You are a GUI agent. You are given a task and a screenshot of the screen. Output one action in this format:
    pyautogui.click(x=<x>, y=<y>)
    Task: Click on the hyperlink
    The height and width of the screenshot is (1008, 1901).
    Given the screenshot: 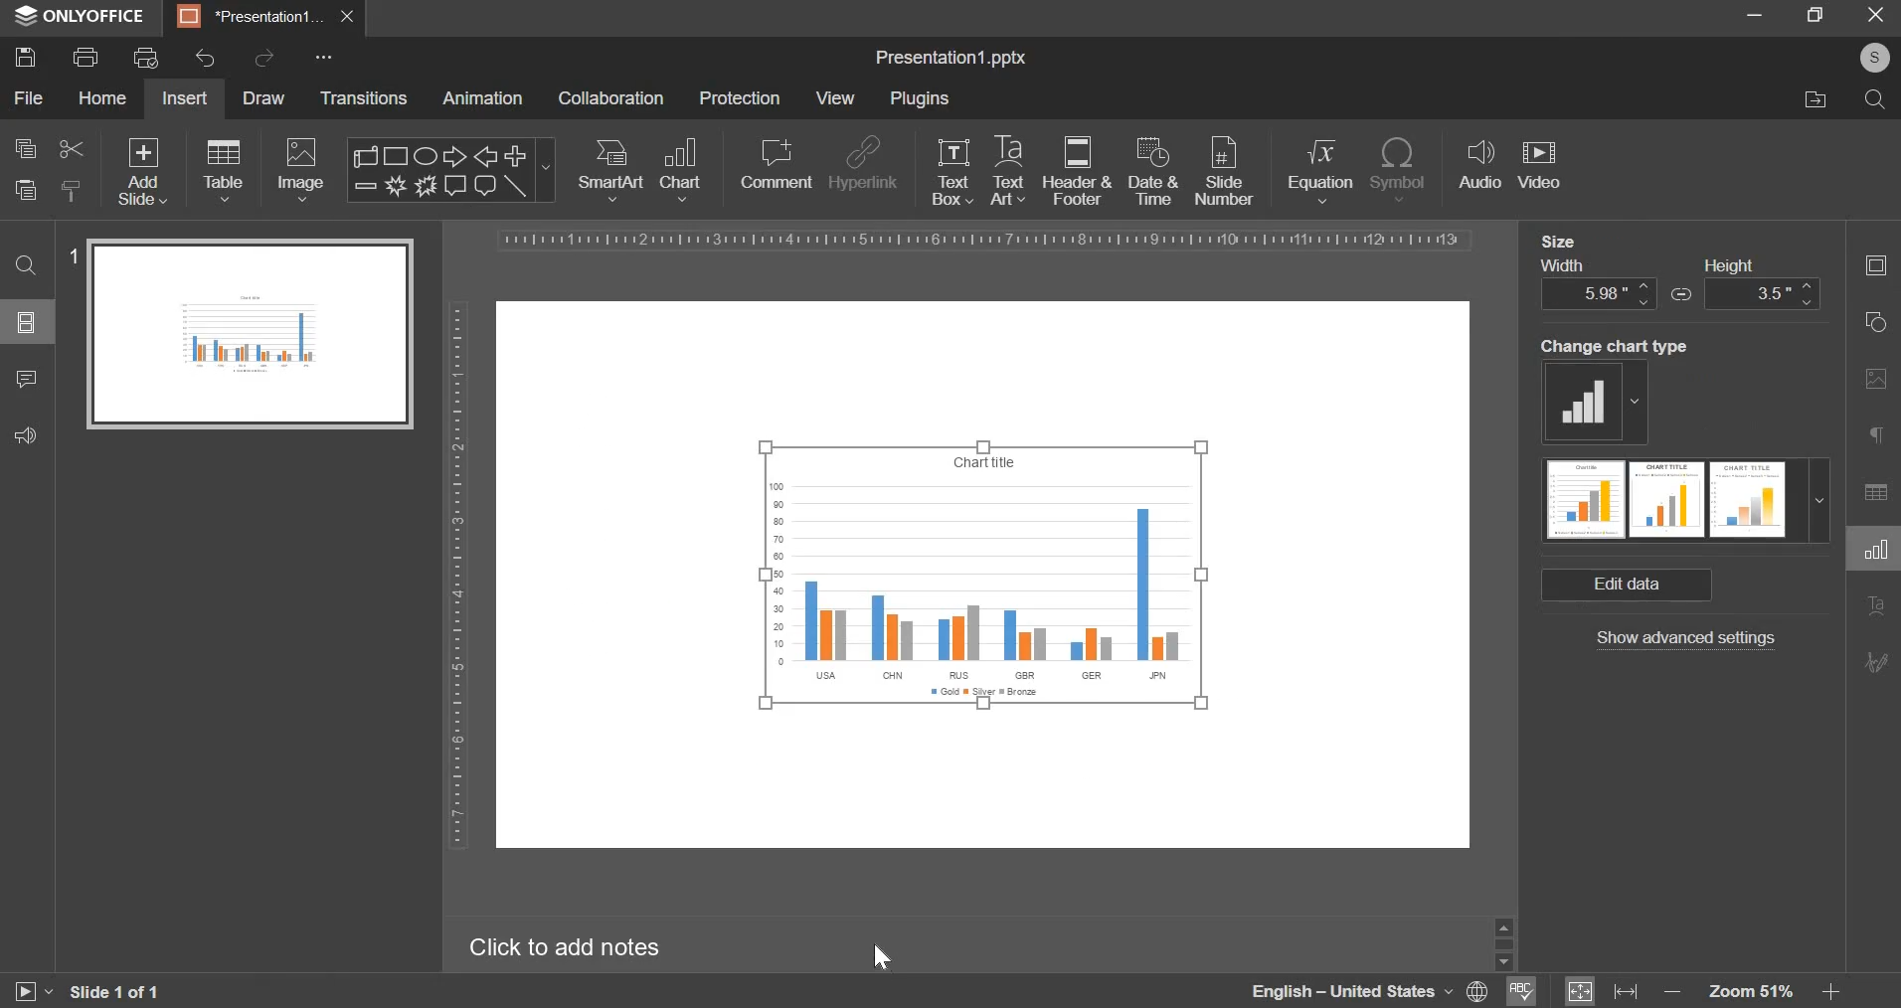 What is the action you would take?
    pyautogui.click(x=864, y=160)
    